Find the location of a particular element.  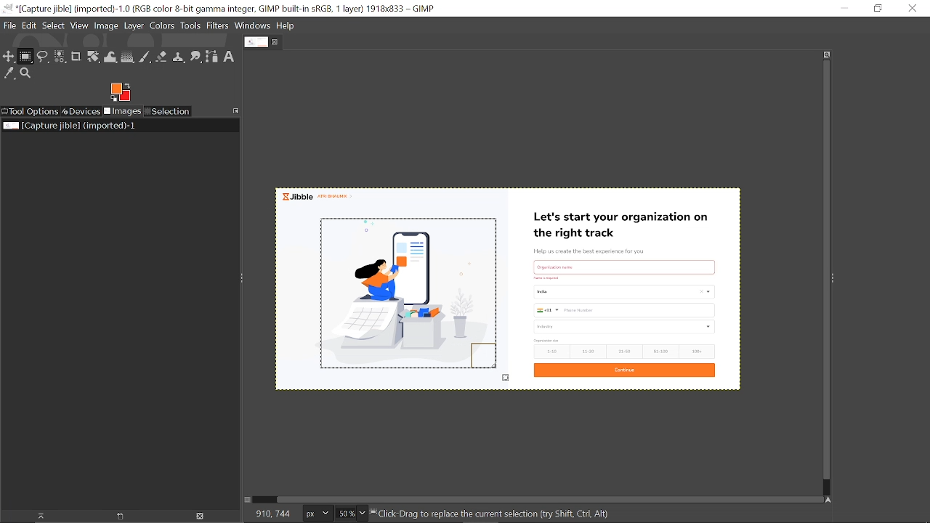

Phone Number is located at coordinates (623, 310).